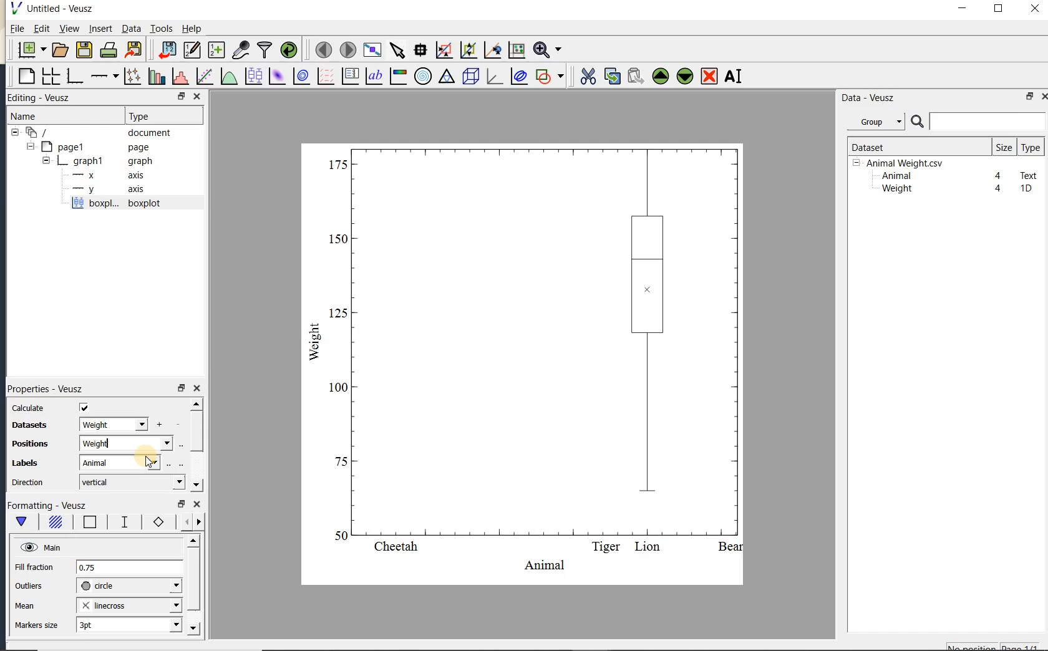  I want to click on box plot, so click(524, 363).